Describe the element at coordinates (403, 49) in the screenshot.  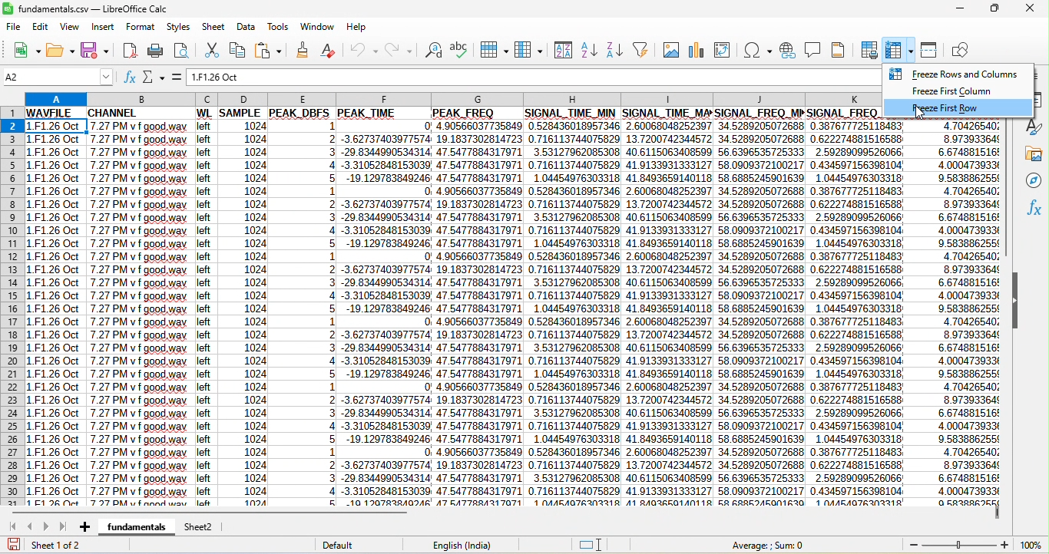
I see `redo` at that location.